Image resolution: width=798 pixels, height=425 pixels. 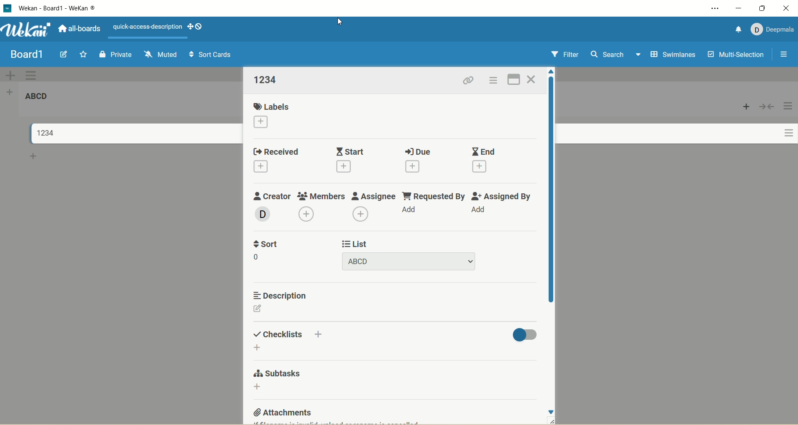 I want to click on settings and more, so click(x=717, y=8).